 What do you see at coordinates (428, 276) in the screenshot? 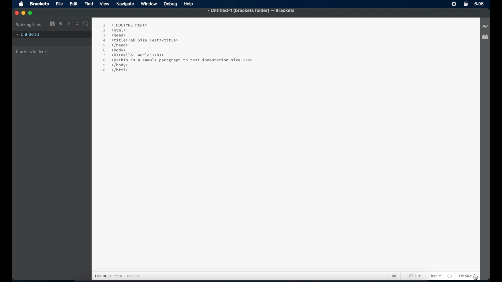
I see `Cursor` at bounding box center [428, 276].